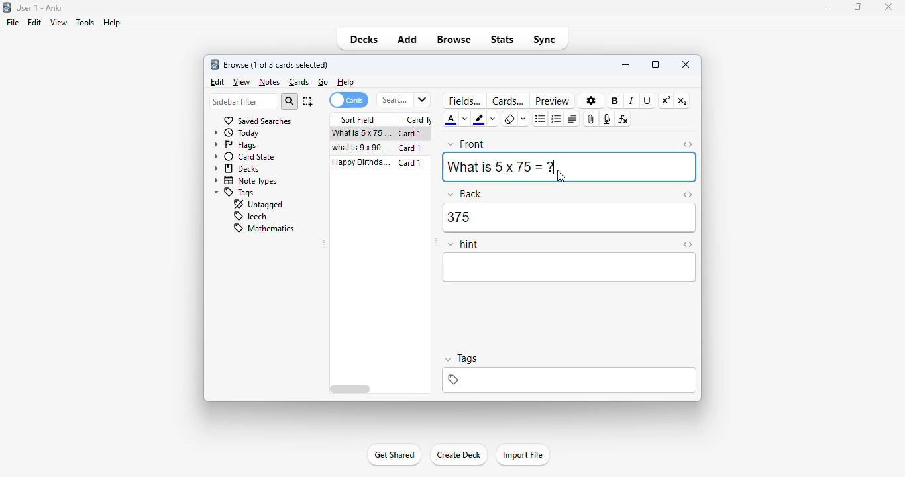 Image resolution: width=905 pixels, height=477 pixels. Describe the element at coordinates (570, 268) in the screenshot. I see `editor` at that location.